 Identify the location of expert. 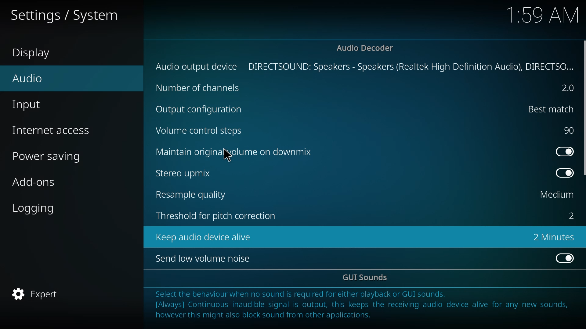
(38, 295).